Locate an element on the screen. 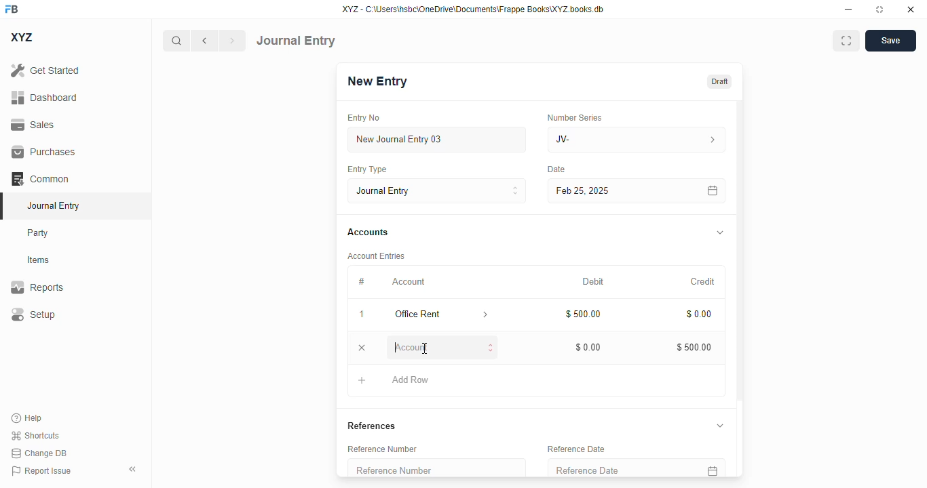 The height and width of the screenshot is (488, 927). report issue is located at coordinates (41, 471).